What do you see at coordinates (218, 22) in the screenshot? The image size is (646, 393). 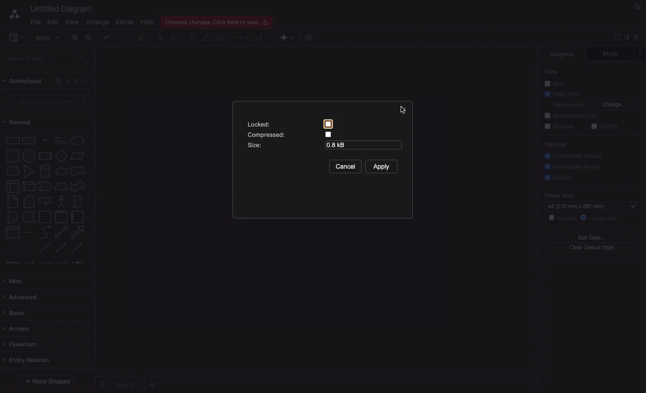 I see `Unsaved changes. Click here to save` at bounding box center [218, 22].